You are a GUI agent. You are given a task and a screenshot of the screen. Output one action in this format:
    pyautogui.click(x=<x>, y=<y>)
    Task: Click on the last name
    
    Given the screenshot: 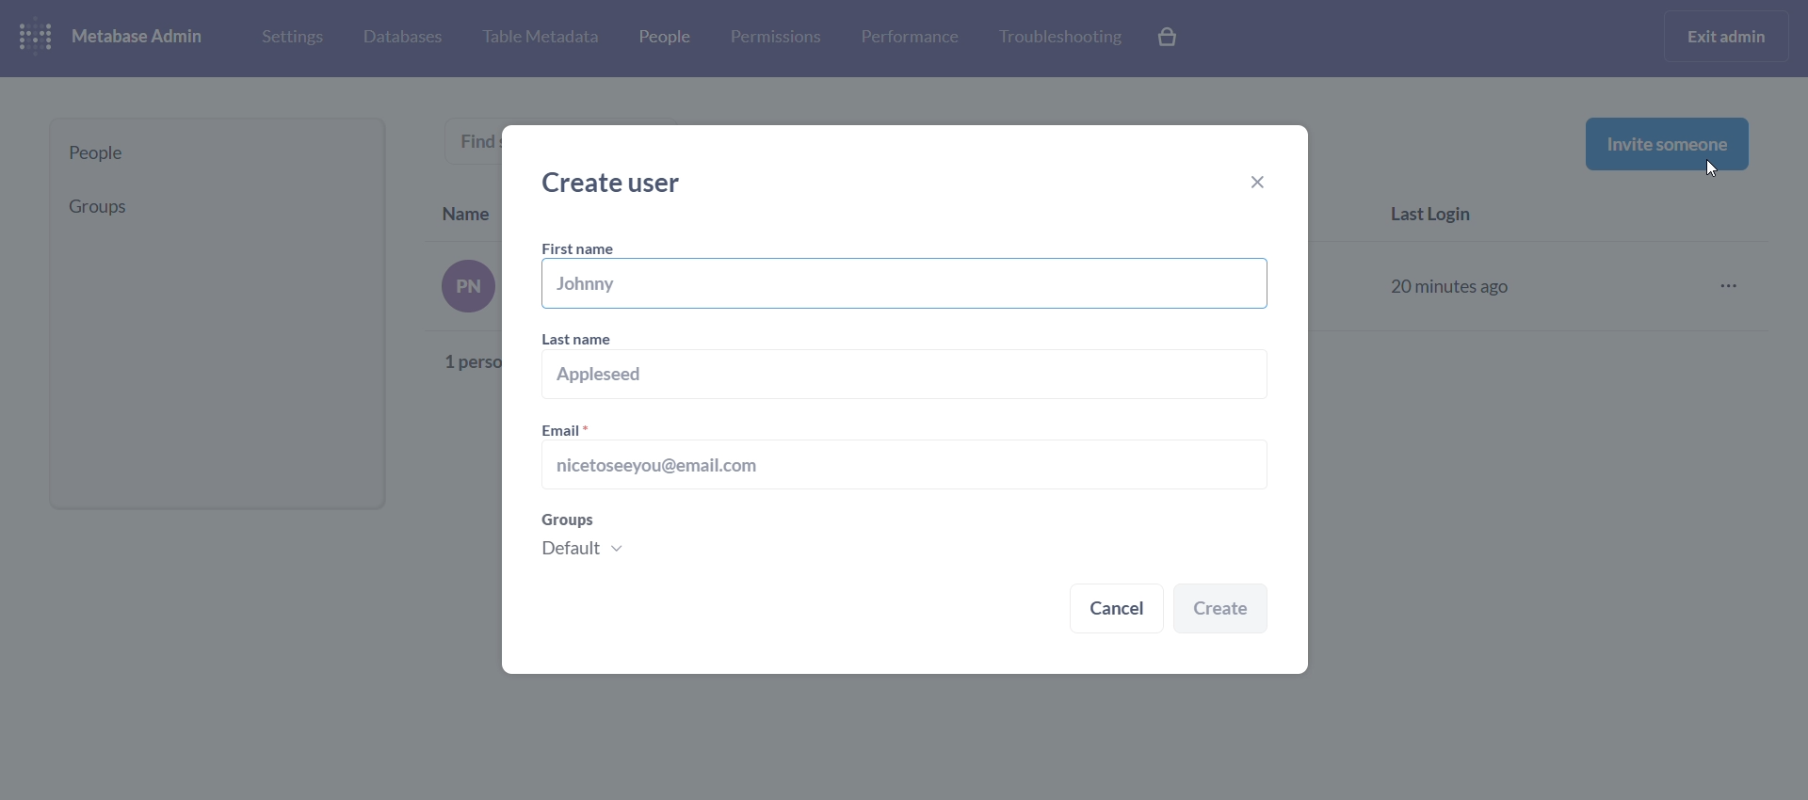 What is the action you would take?
    pyautogui.click(x=906, y=369)
    